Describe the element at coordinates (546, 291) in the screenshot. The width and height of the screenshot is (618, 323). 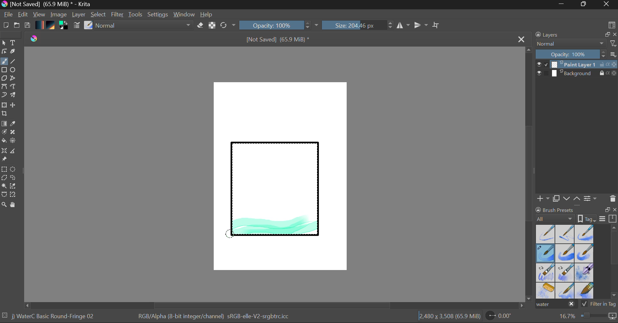
I see `Water C - Special Splats` at that location.